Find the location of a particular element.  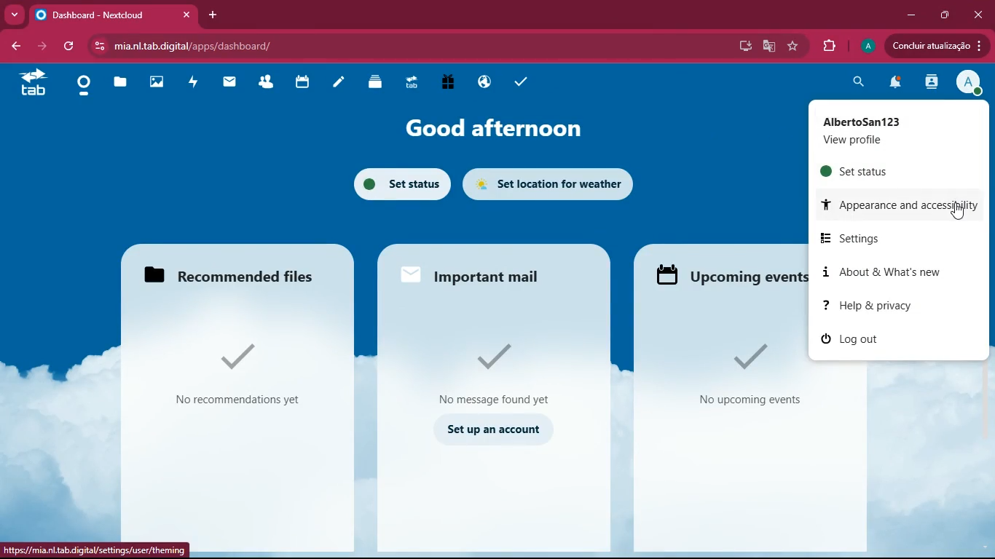

log out is located at coordinates (886, 338).